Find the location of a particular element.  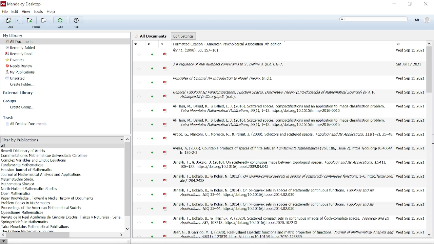

pdf is located at coordinates (166, 222).